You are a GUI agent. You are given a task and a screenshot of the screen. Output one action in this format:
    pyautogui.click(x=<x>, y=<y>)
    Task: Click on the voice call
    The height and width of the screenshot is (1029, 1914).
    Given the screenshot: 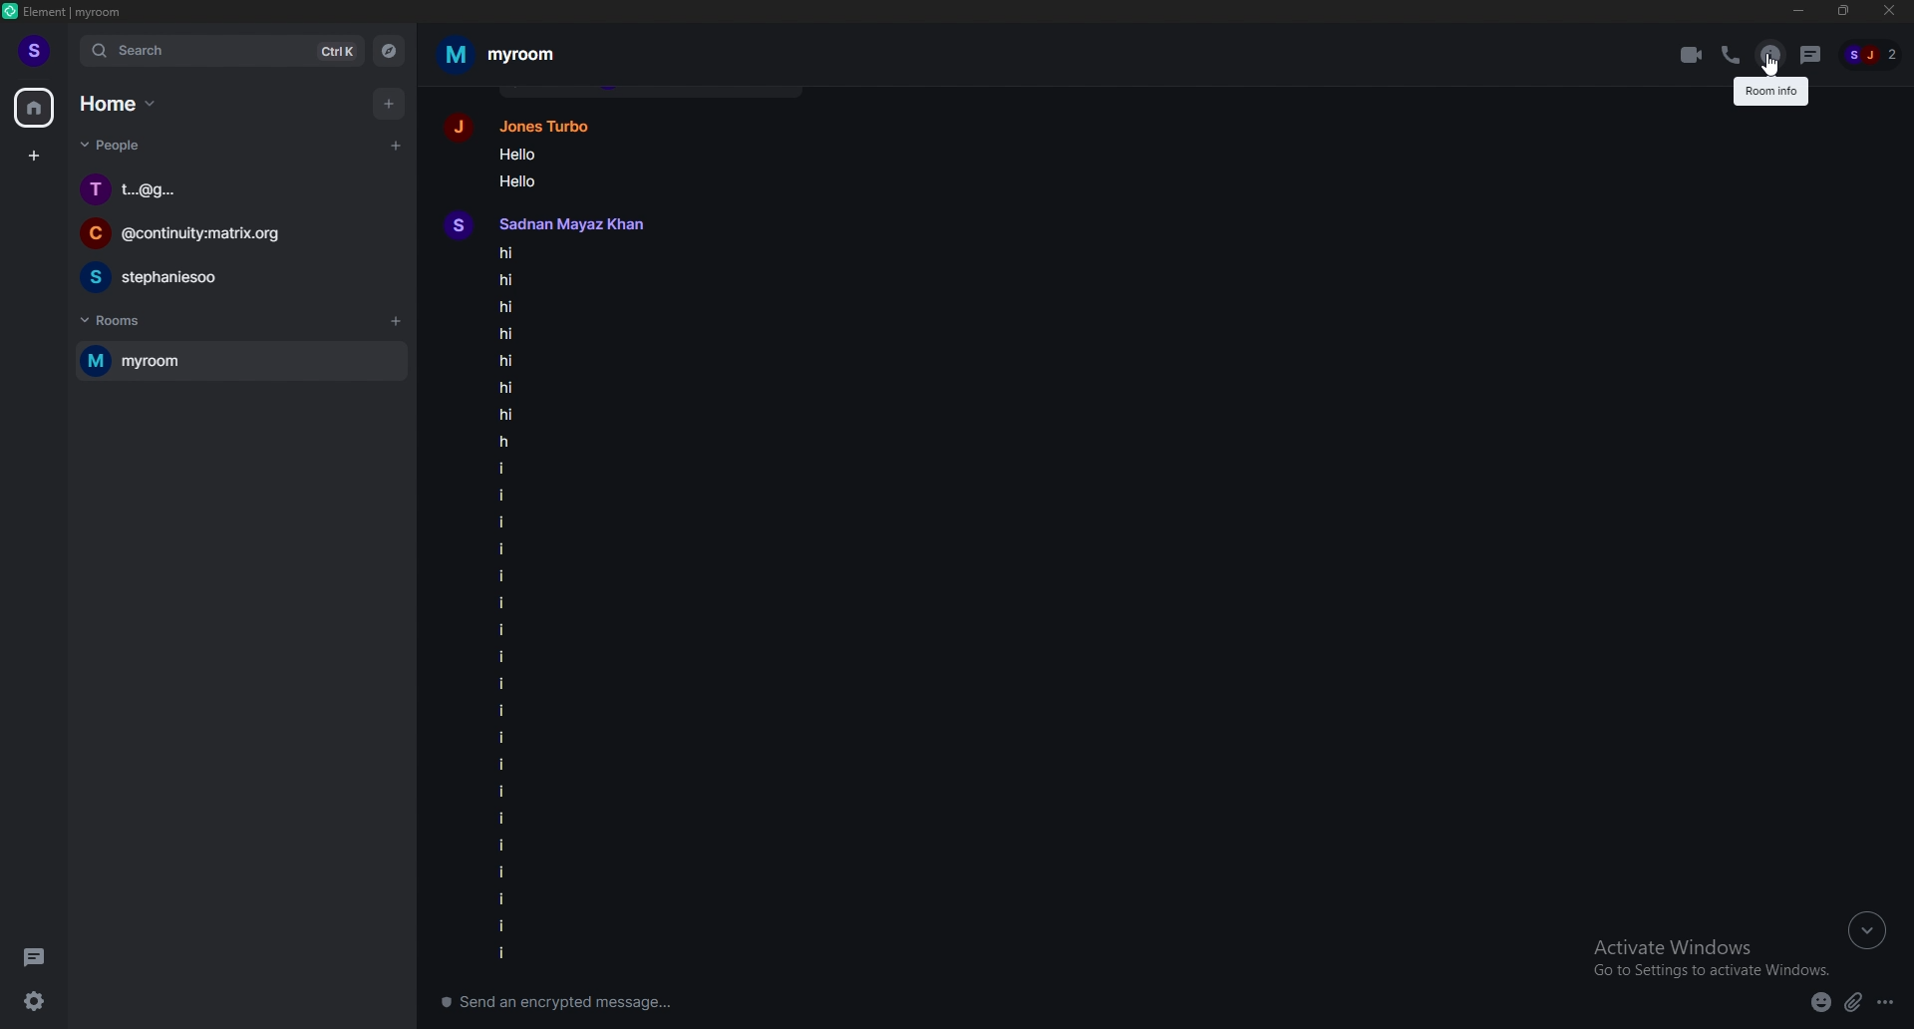 What is the action you would take?
    pyautogui.click(x=1733, y=56)
    